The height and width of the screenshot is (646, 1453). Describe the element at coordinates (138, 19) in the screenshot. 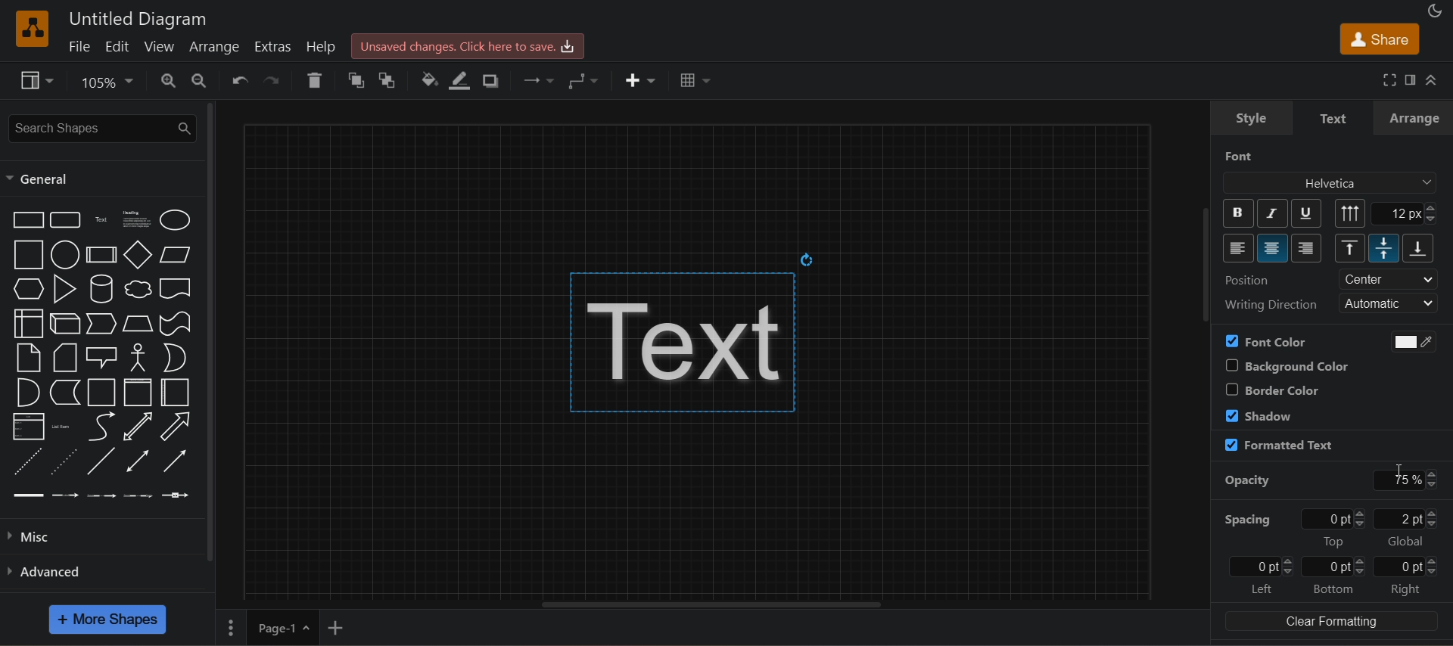

I see `title` at that location.